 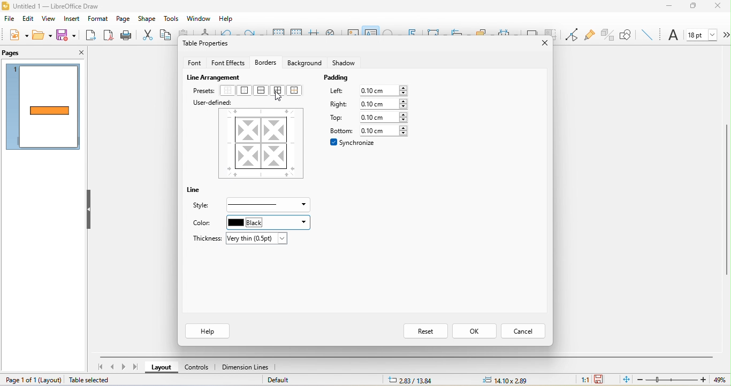 What do you see at coordinates (90, 36) in the screenshot?
I see `export` at bounding box center [90, 36].